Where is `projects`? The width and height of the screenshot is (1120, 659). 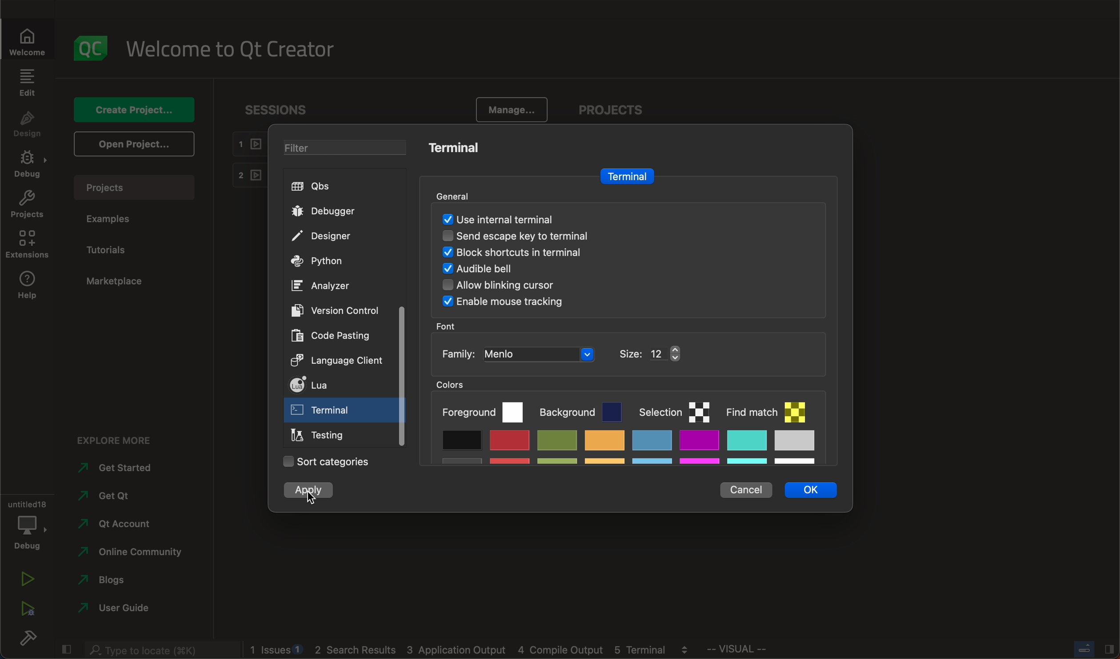 projects is located at coordinates (610, 107).